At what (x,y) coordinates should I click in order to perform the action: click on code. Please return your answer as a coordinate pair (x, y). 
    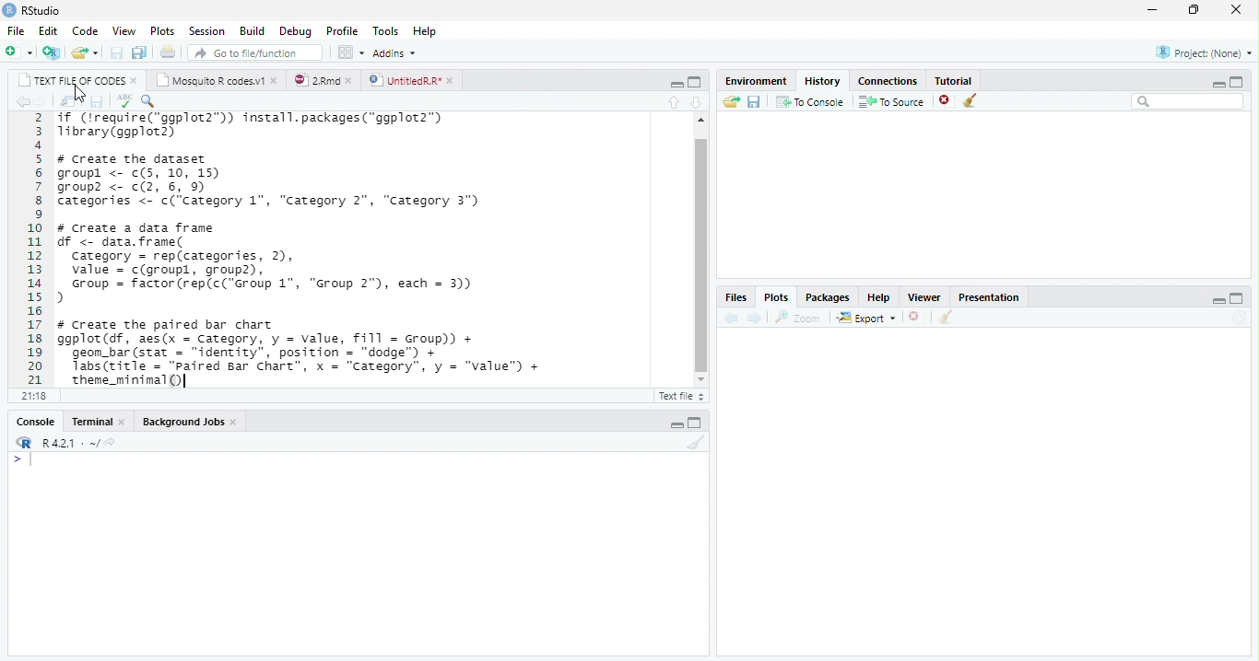
    Looking at the image, I should click on (82, 29).